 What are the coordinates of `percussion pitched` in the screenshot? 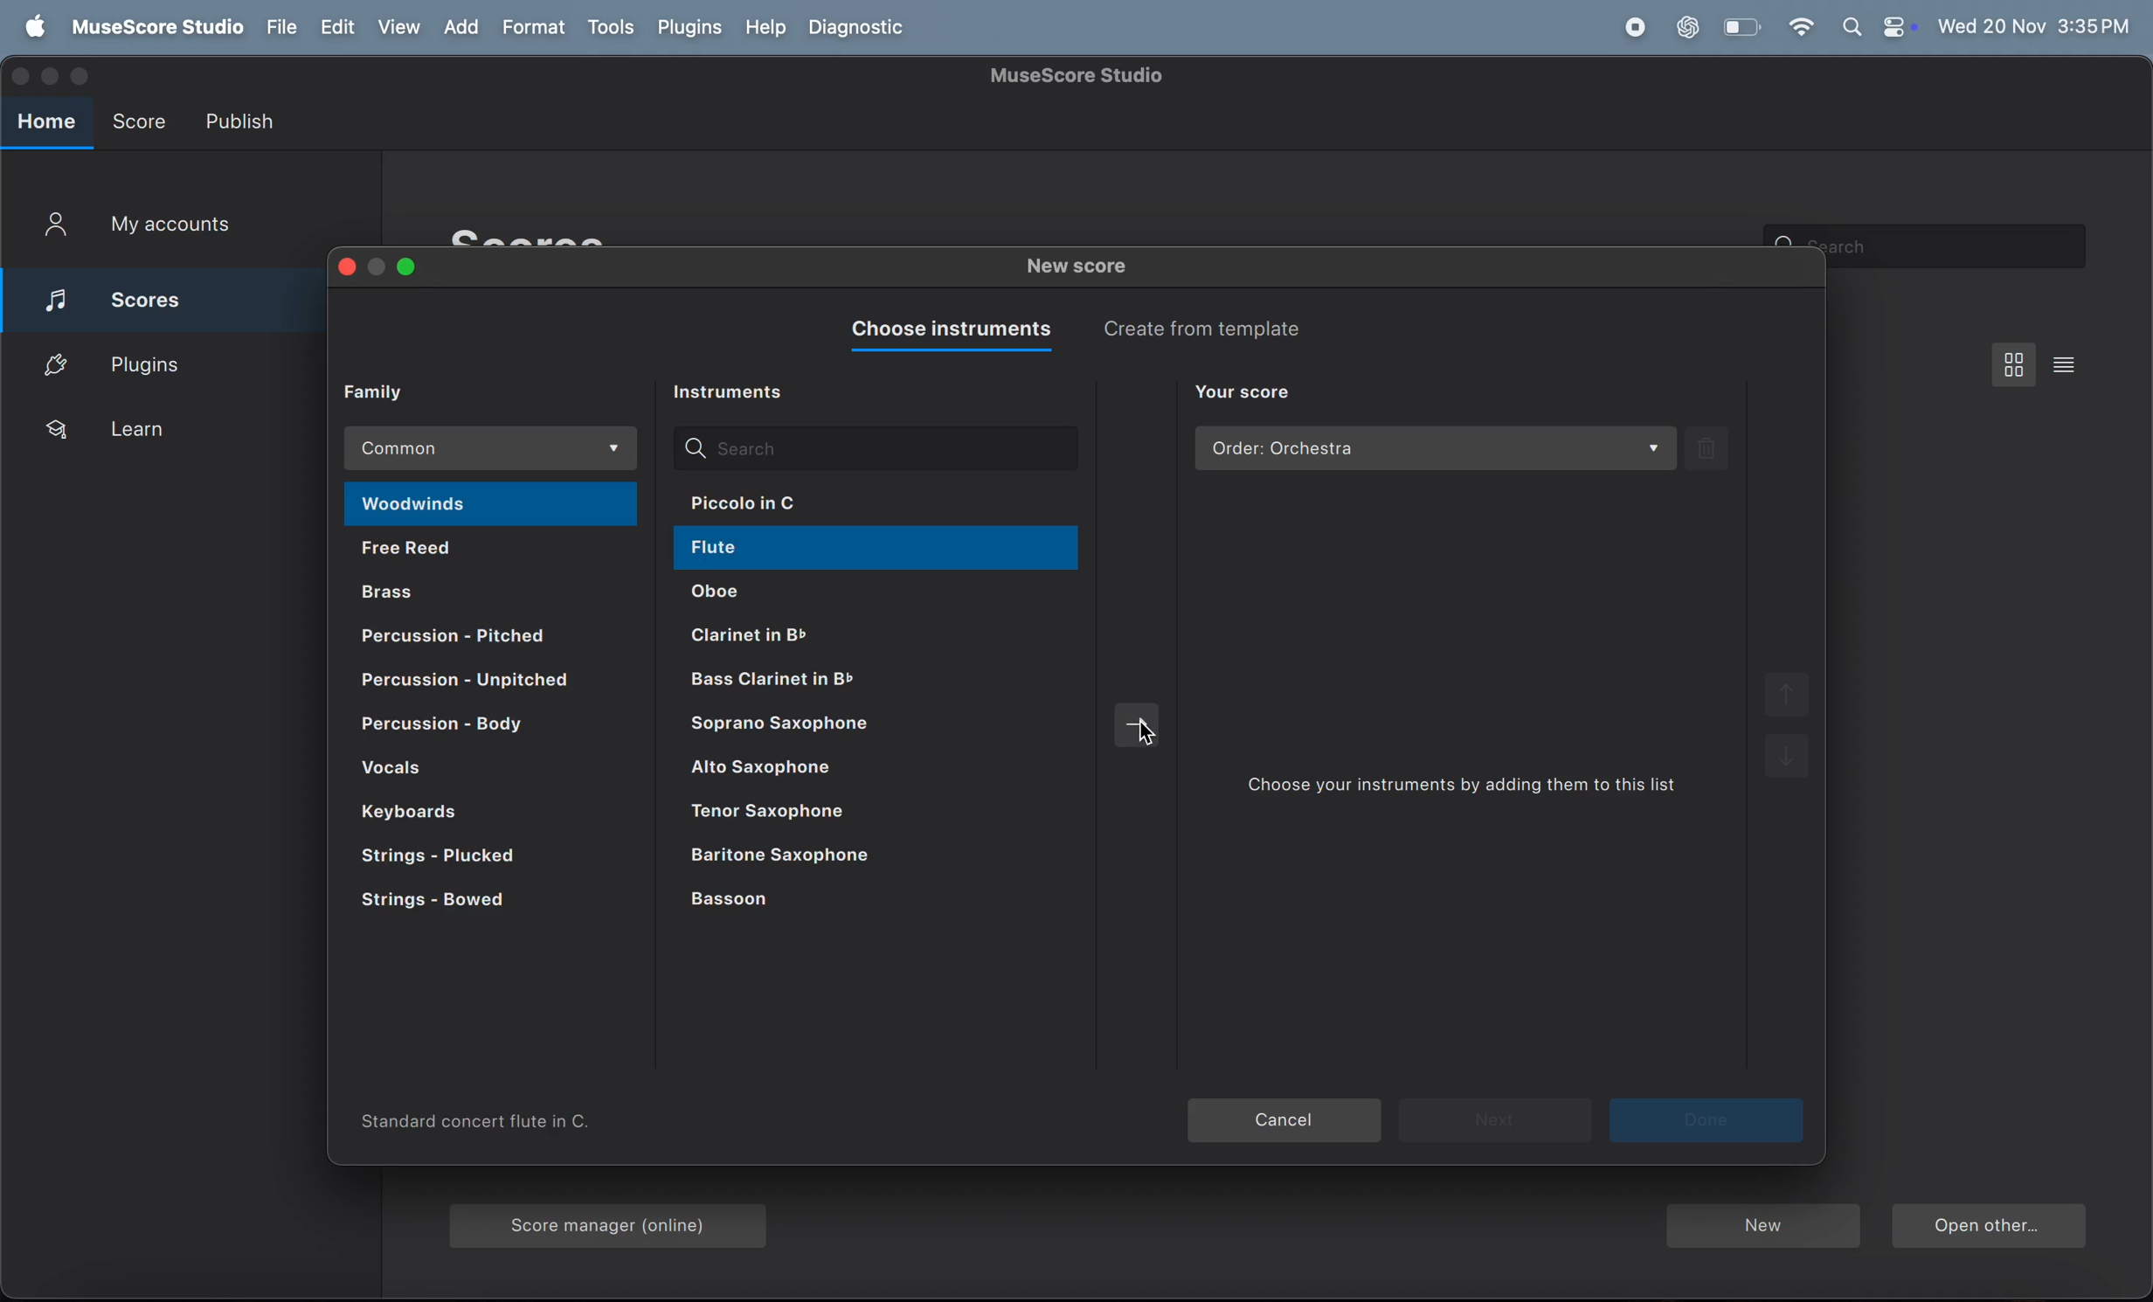 It's located at (489, 635).